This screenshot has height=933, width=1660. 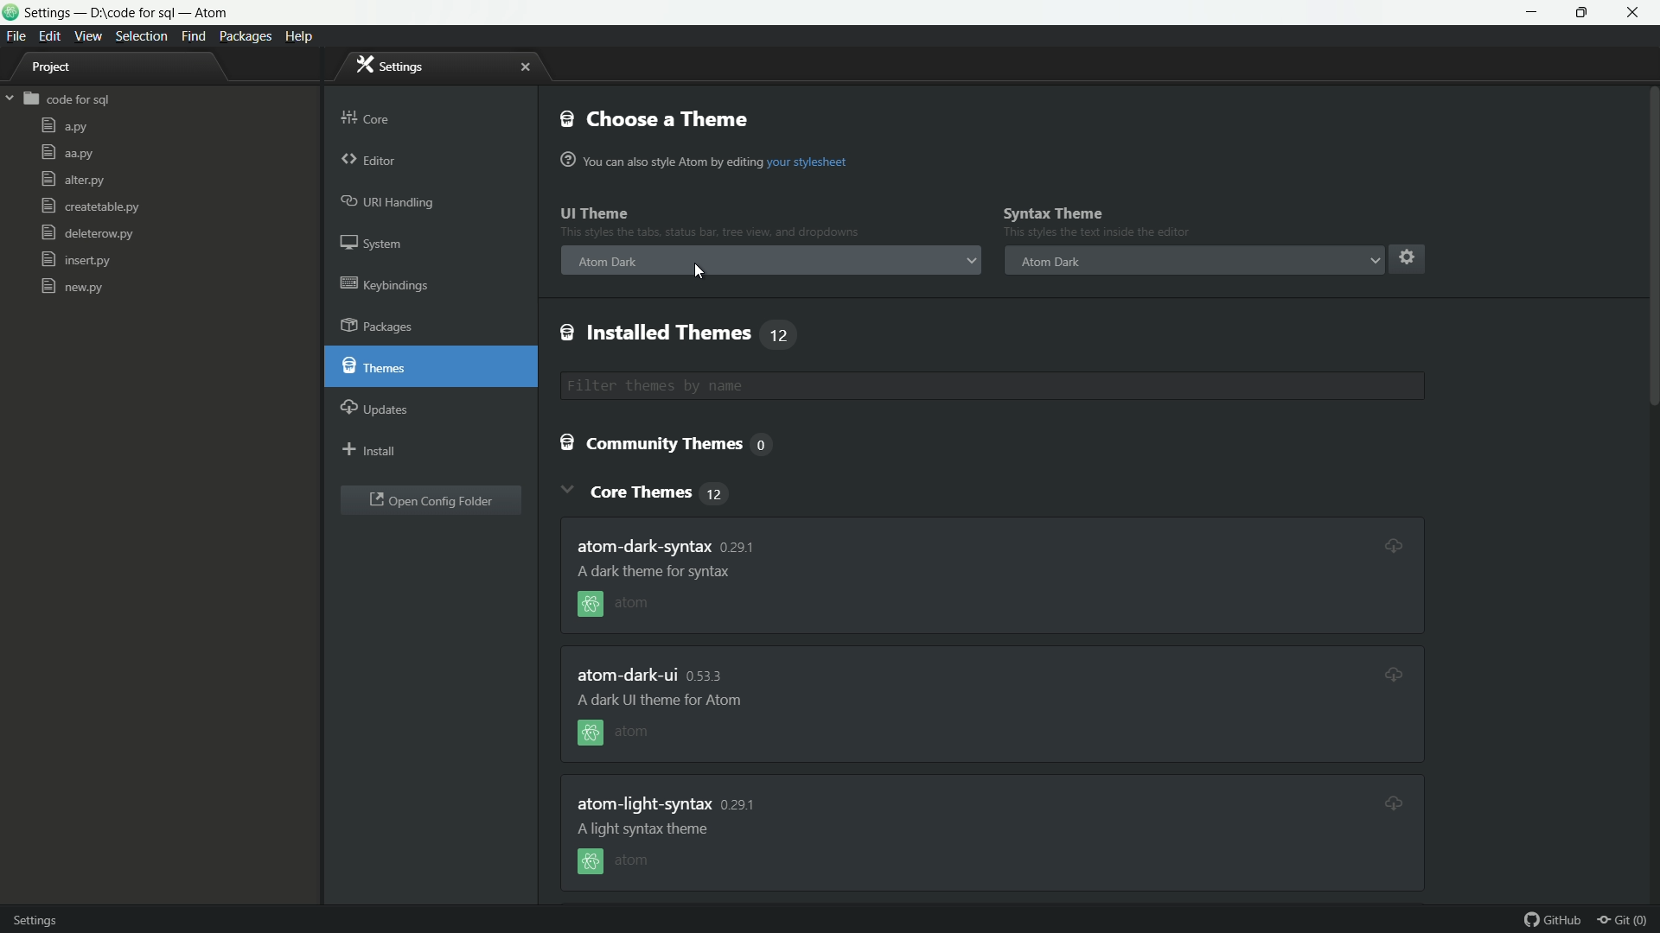 I want to click on alter.py file, so click(x=71, y=180).